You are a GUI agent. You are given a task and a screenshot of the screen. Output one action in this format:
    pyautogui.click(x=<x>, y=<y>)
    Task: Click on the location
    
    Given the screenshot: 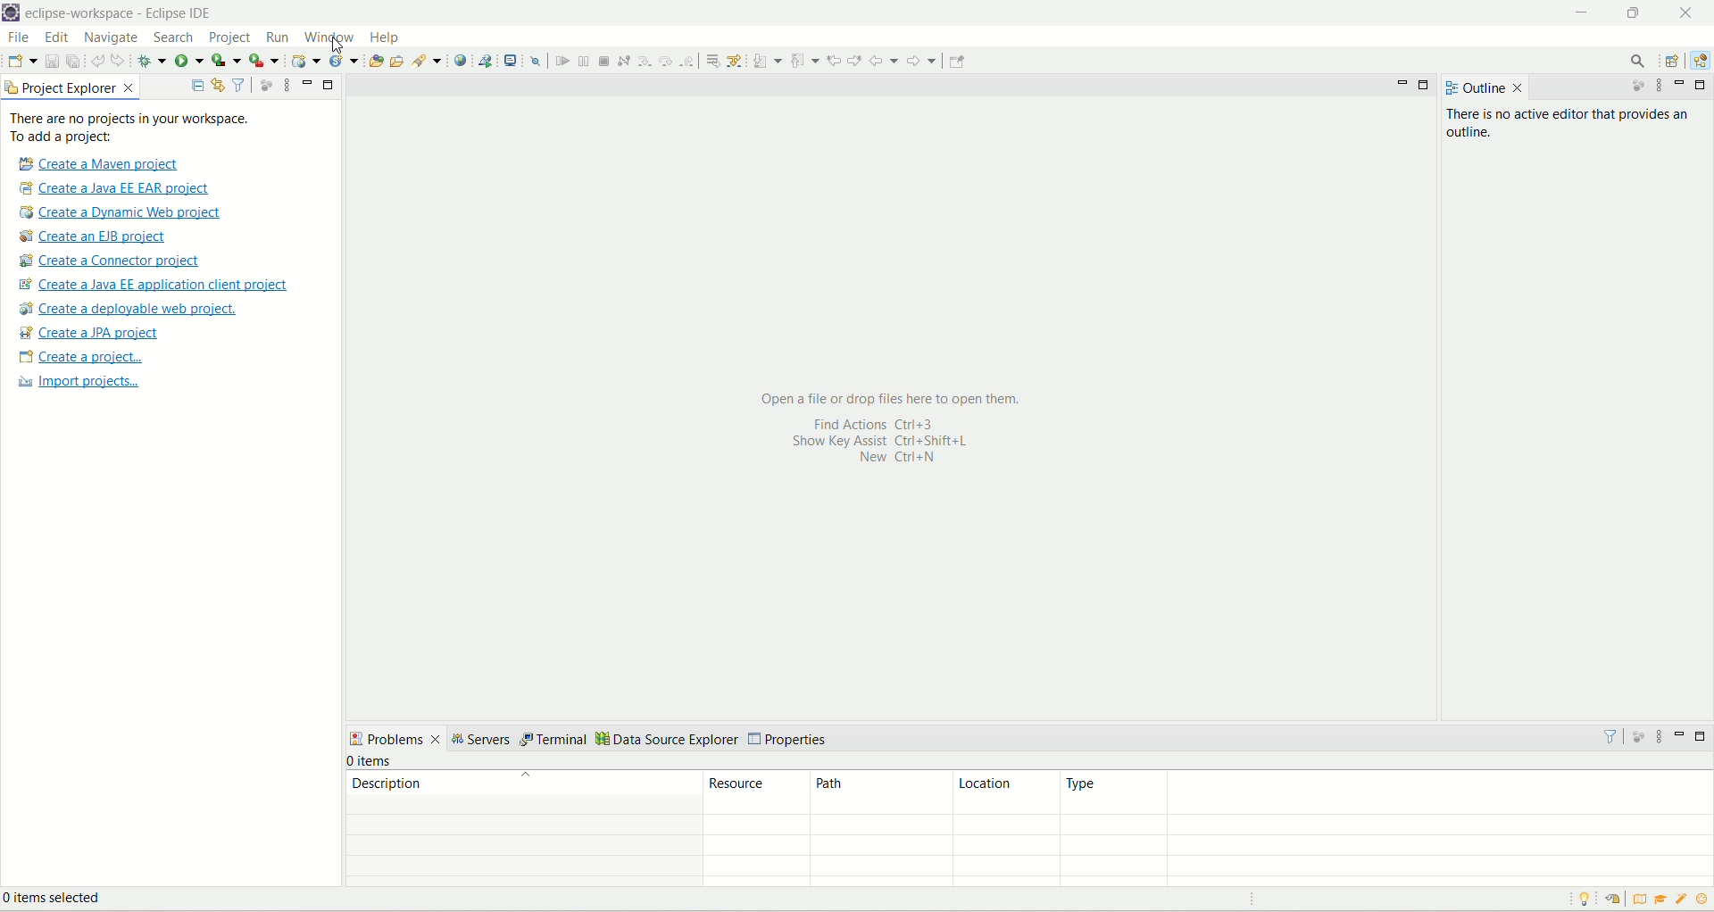 What is the action you would take?
    pyautogui.click(x=1003, y=793)
    